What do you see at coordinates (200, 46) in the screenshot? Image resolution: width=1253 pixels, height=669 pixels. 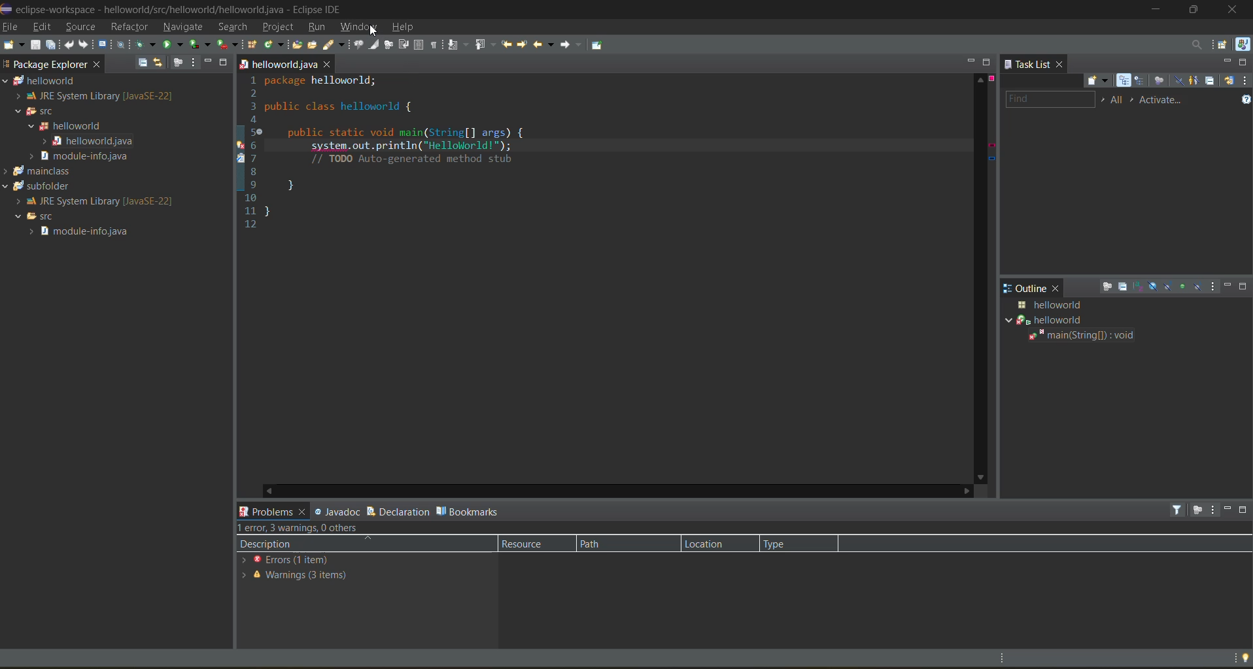 I see `coverage` at bounding box center [200, 46].